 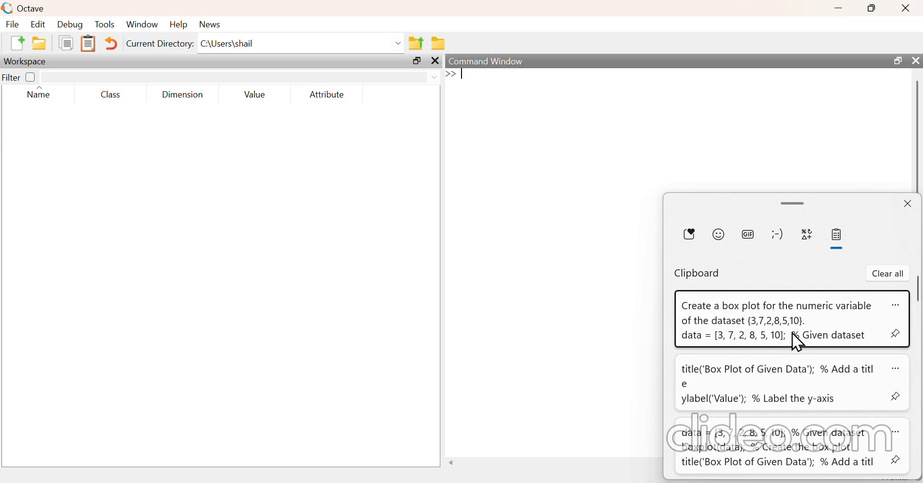 I want to click on value, so click(x=253, y=94).